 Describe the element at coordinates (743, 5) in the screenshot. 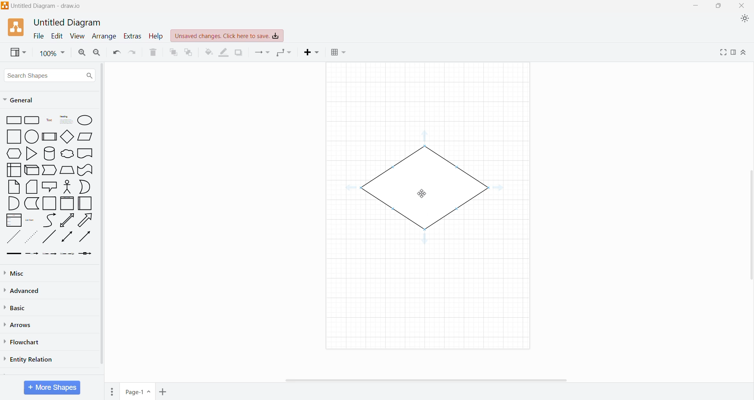

I see `Close` at that location.